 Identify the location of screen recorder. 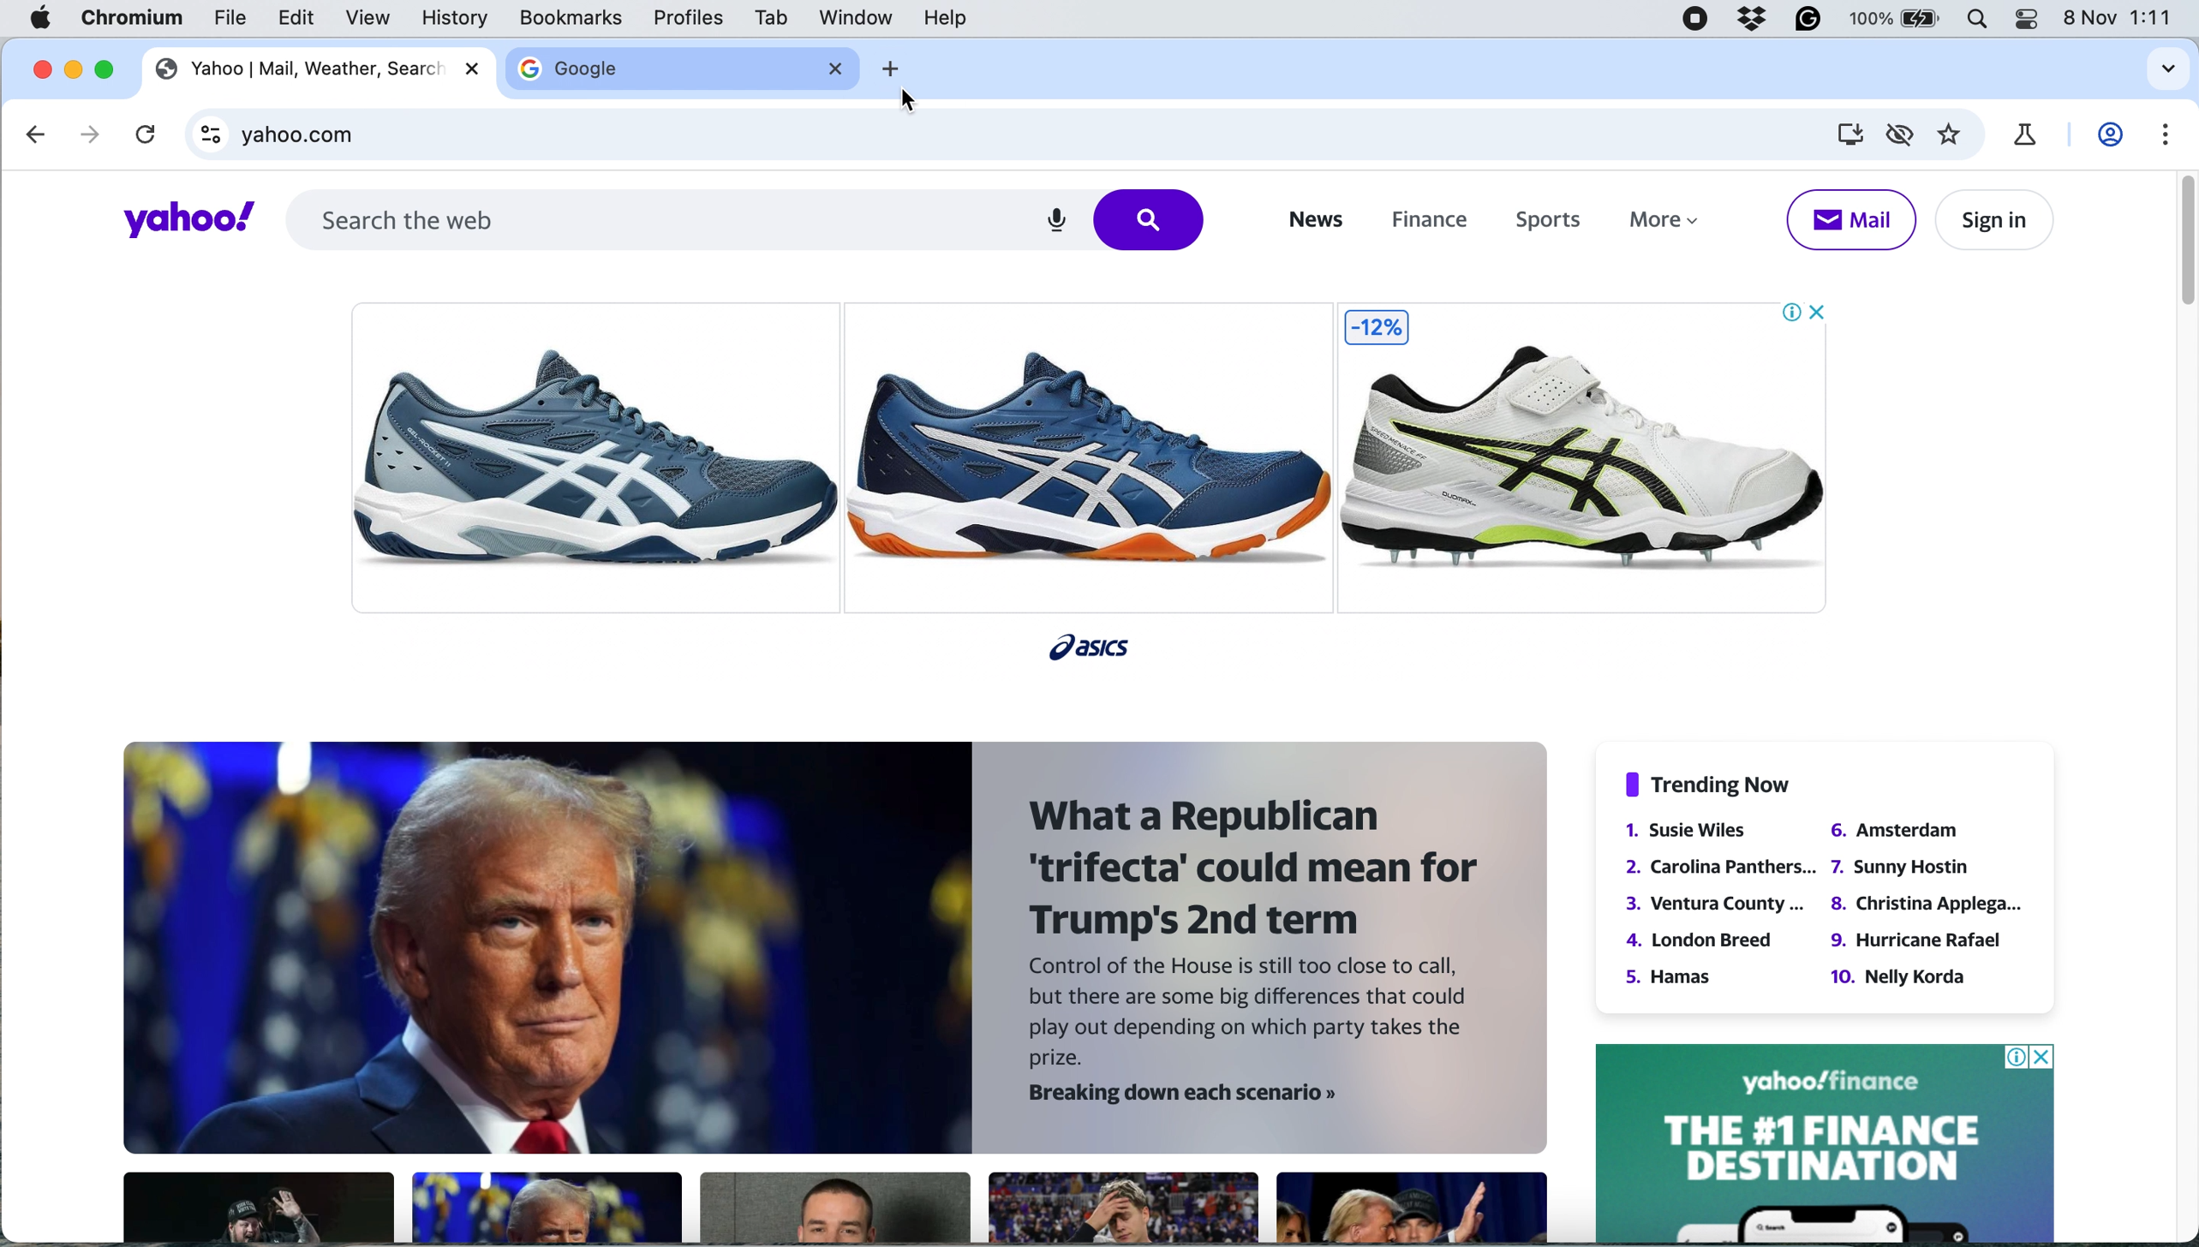
(1697, 21).